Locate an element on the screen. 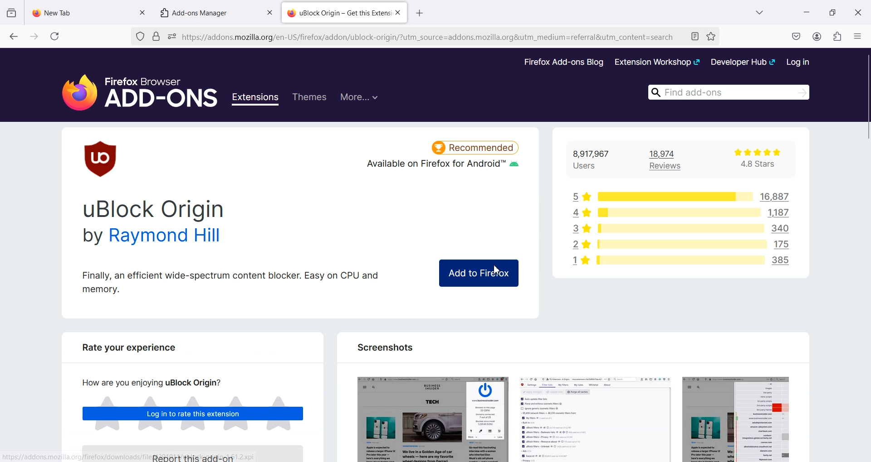 Image resolution: width=871 pixels, height=462 pixels. uBlock Origin — Get this Extens is located at coordinates (338, 12).